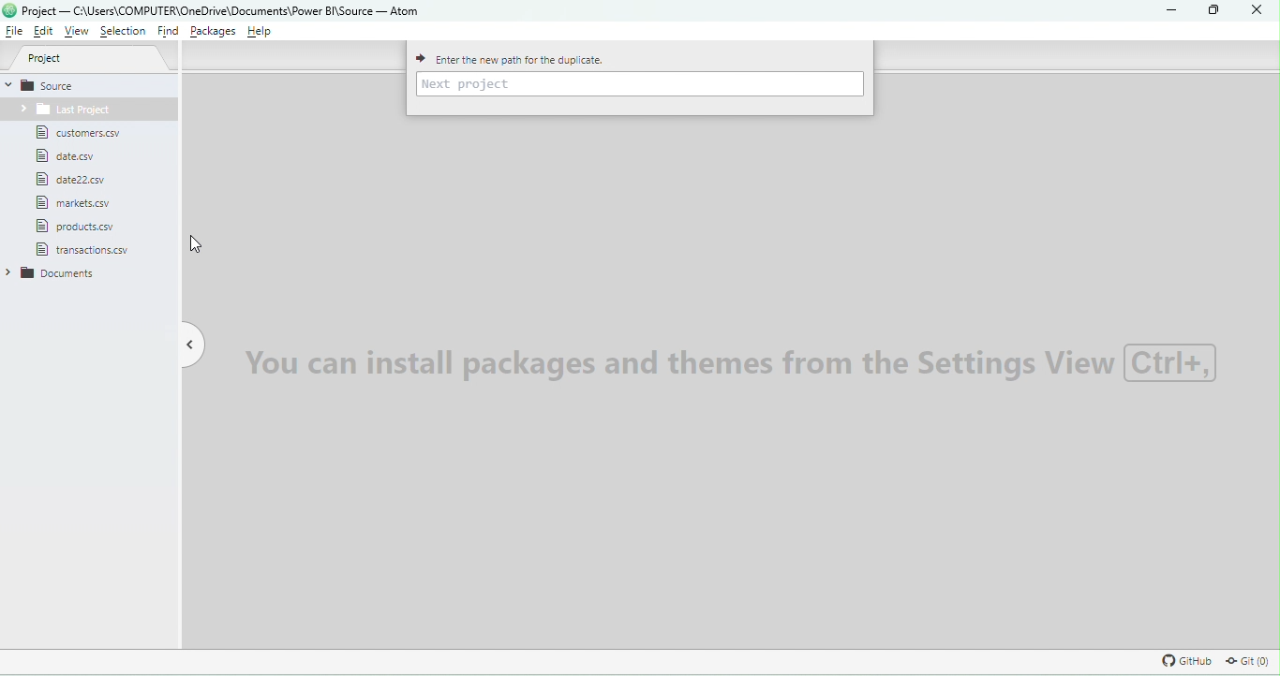 This screenshot has height=676, width=1280. I want to click on Maximize, so click(1210, 12).